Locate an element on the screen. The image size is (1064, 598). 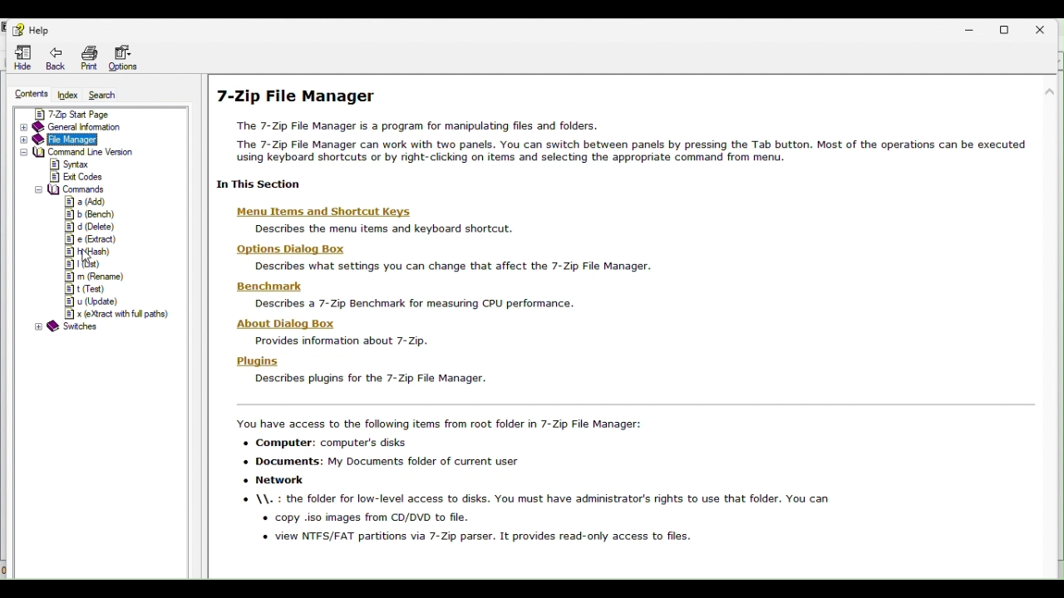
Close is located at coordinates (1047, 26).